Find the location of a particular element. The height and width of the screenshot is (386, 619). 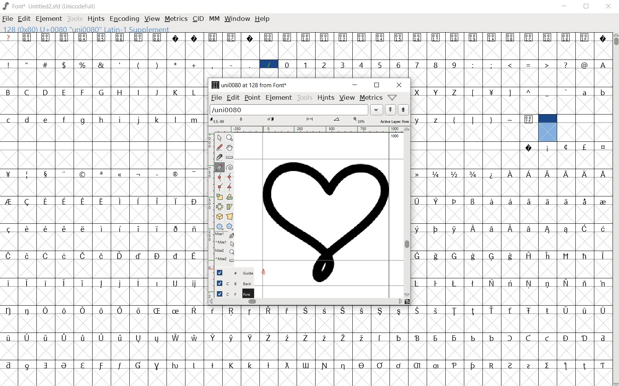

glyph is located at coordinates (231, 366).